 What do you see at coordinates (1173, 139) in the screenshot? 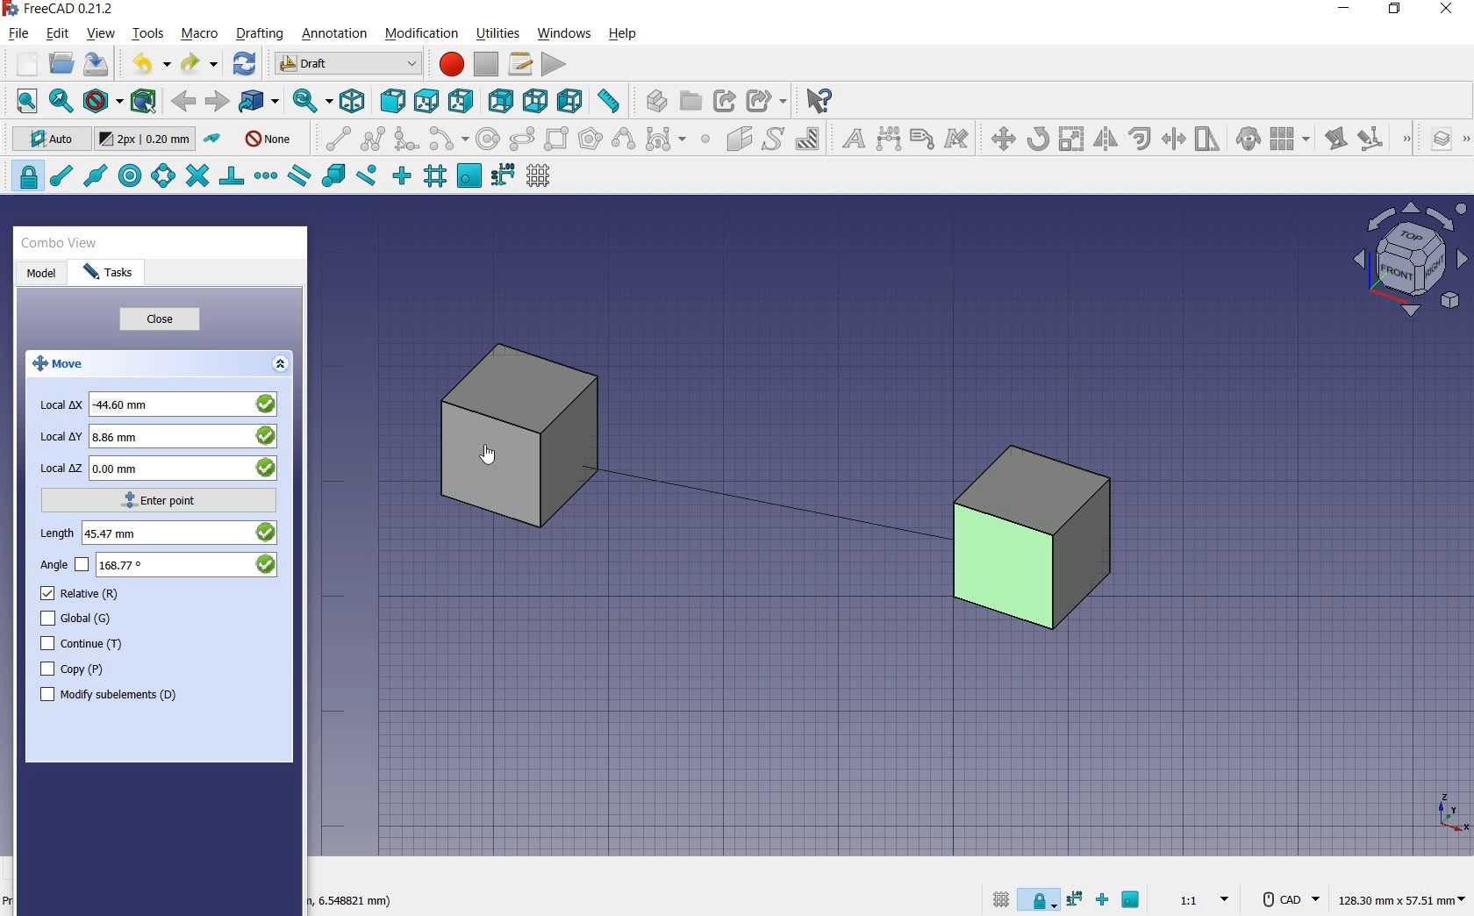
I see `trimex` at bounding box center [1173, 139].